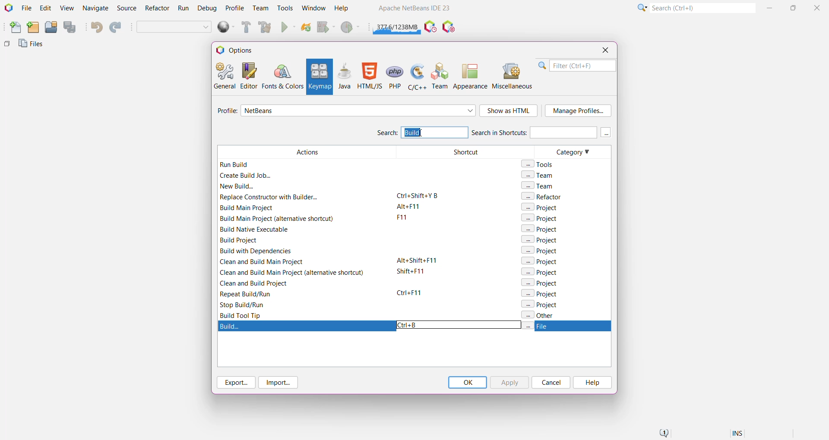  What do you see at coordinates (358, 110) in the screenshot?
I see `Select required profile from the list` at bounding box center [358, 110].